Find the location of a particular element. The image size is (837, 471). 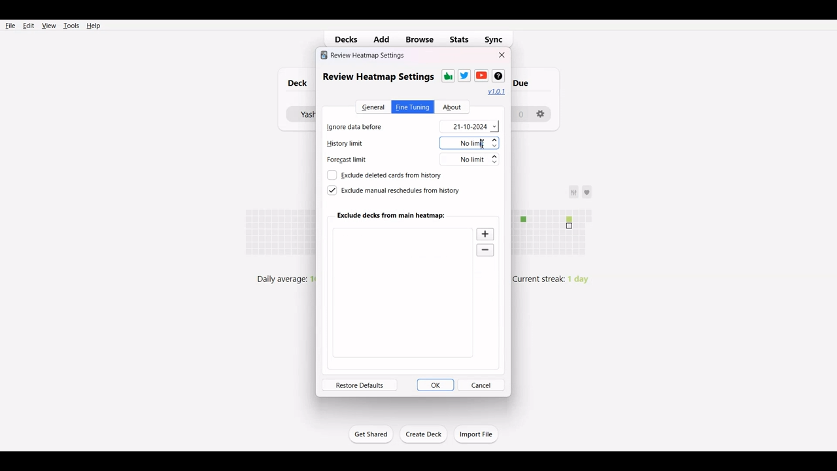

No limit  is located at coordinates (472, 160).